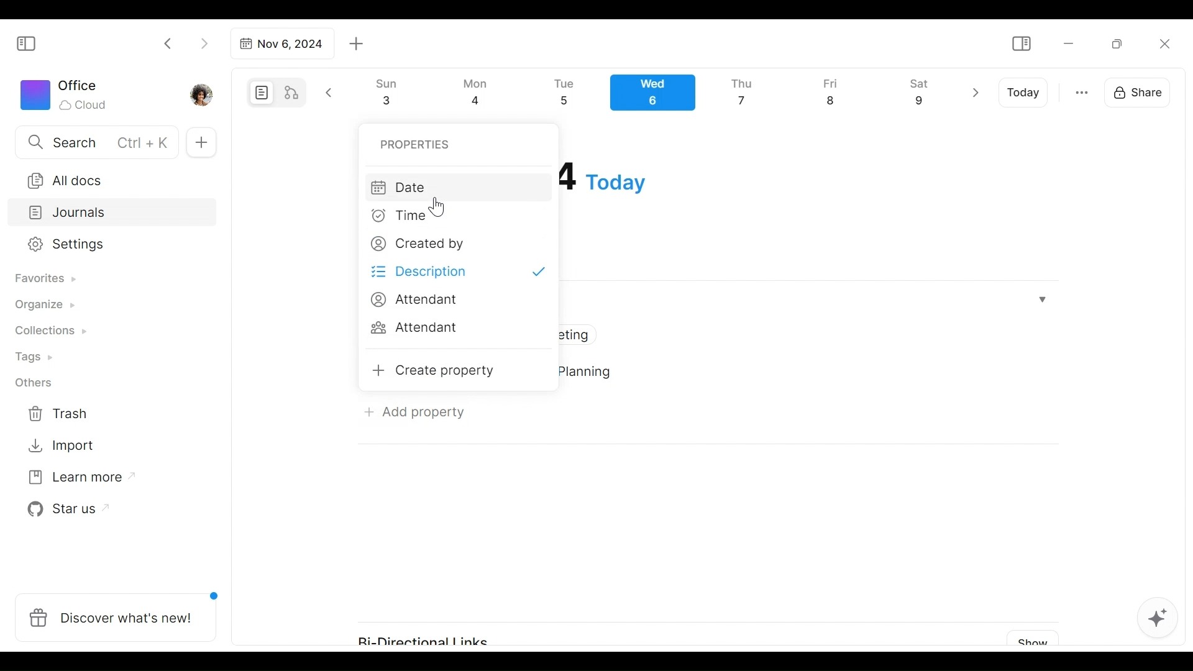 This screenshot has height=671, width=1193. What do you see at coordinates (121, 611) in the screenshot?
I see `Discover what's new` at bounding box center [121, 611].